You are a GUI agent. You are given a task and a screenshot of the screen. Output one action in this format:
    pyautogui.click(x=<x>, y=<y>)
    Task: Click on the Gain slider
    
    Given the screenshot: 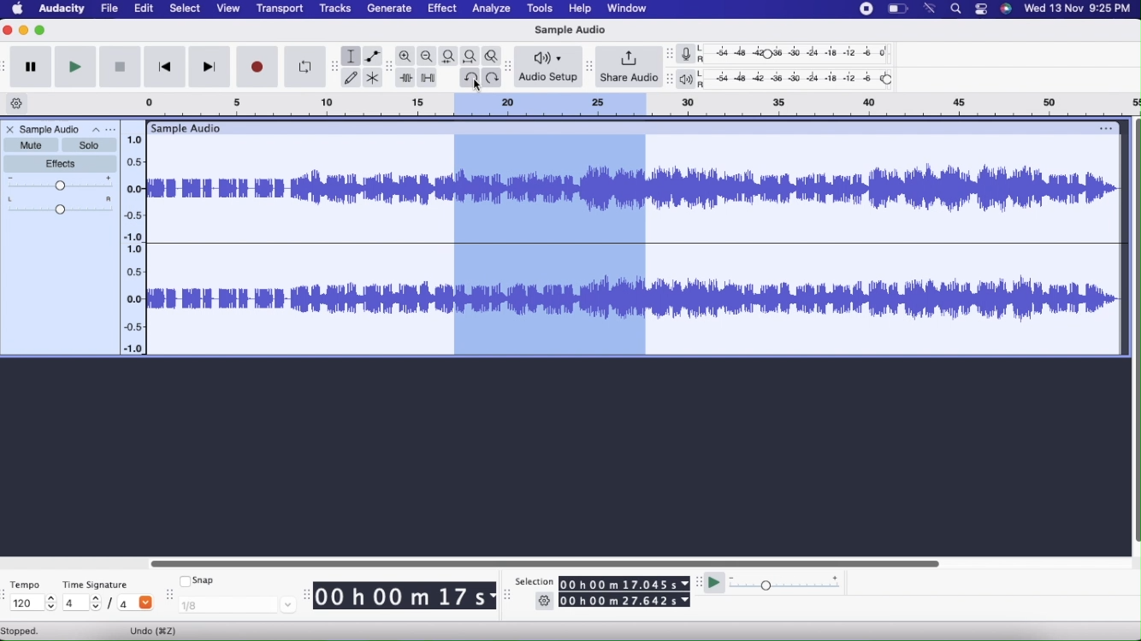 What is the action you would take?
    pyautogui.click(x=59, y=184)
    